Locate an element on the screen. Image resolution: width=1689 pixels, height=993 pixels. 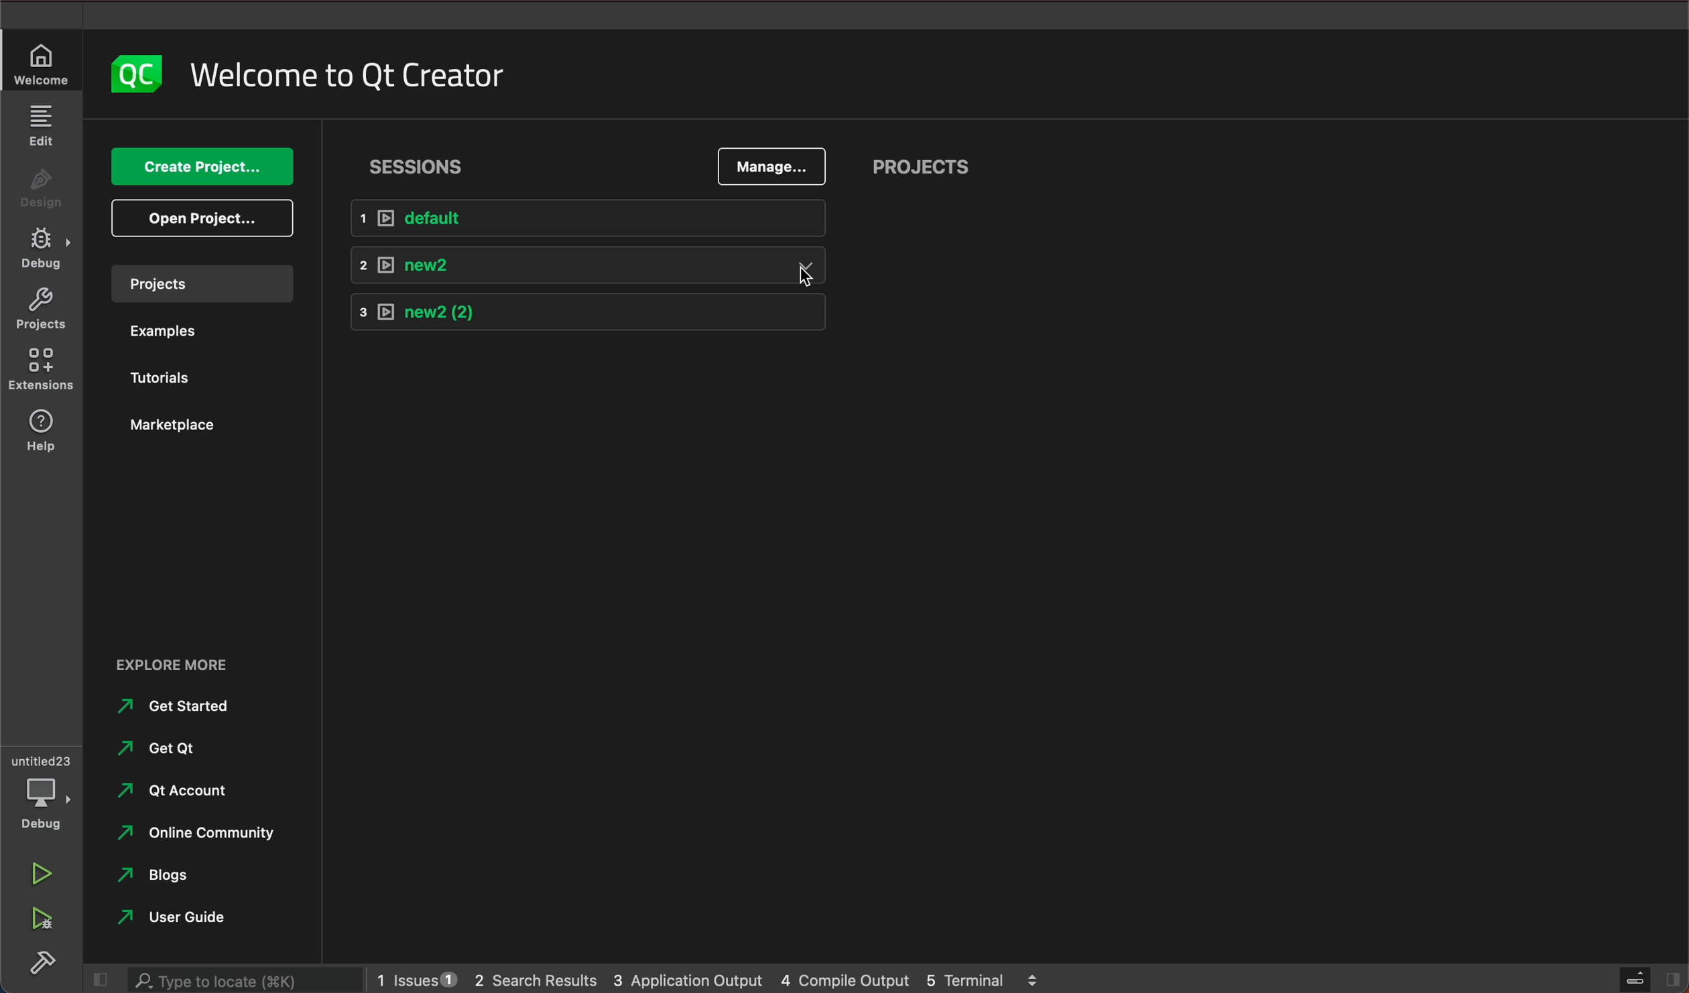
qt account is located at coordinates (172, 793).